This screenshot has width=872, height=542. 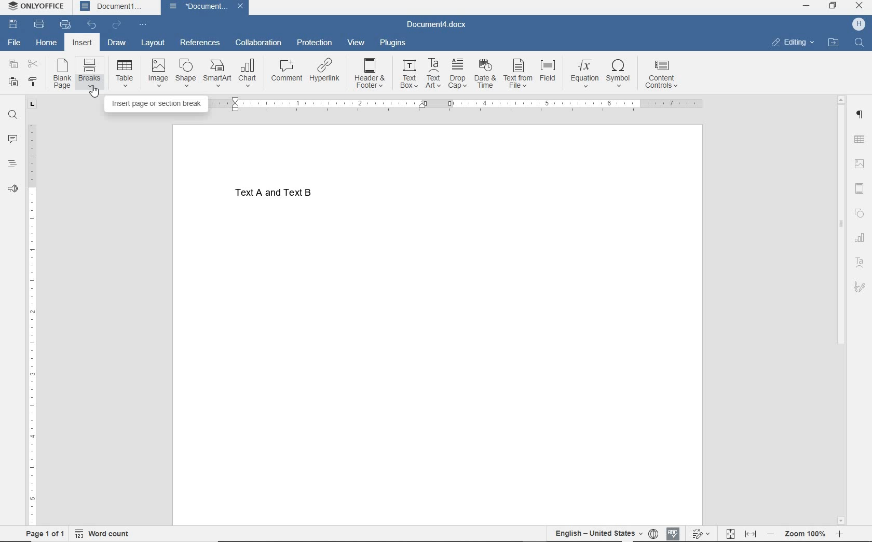 What do you see at coordinates (409, 74) in the screenshot?
I see `TEXT BOX` at bounding box center [409, 74].